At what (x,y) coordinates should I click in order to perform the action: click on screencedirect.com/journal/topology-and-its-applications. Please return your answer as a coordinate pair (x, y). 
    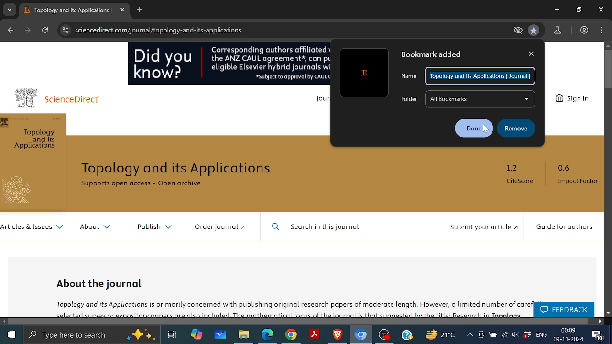
    Looking at the image, I should click on (163, 31).